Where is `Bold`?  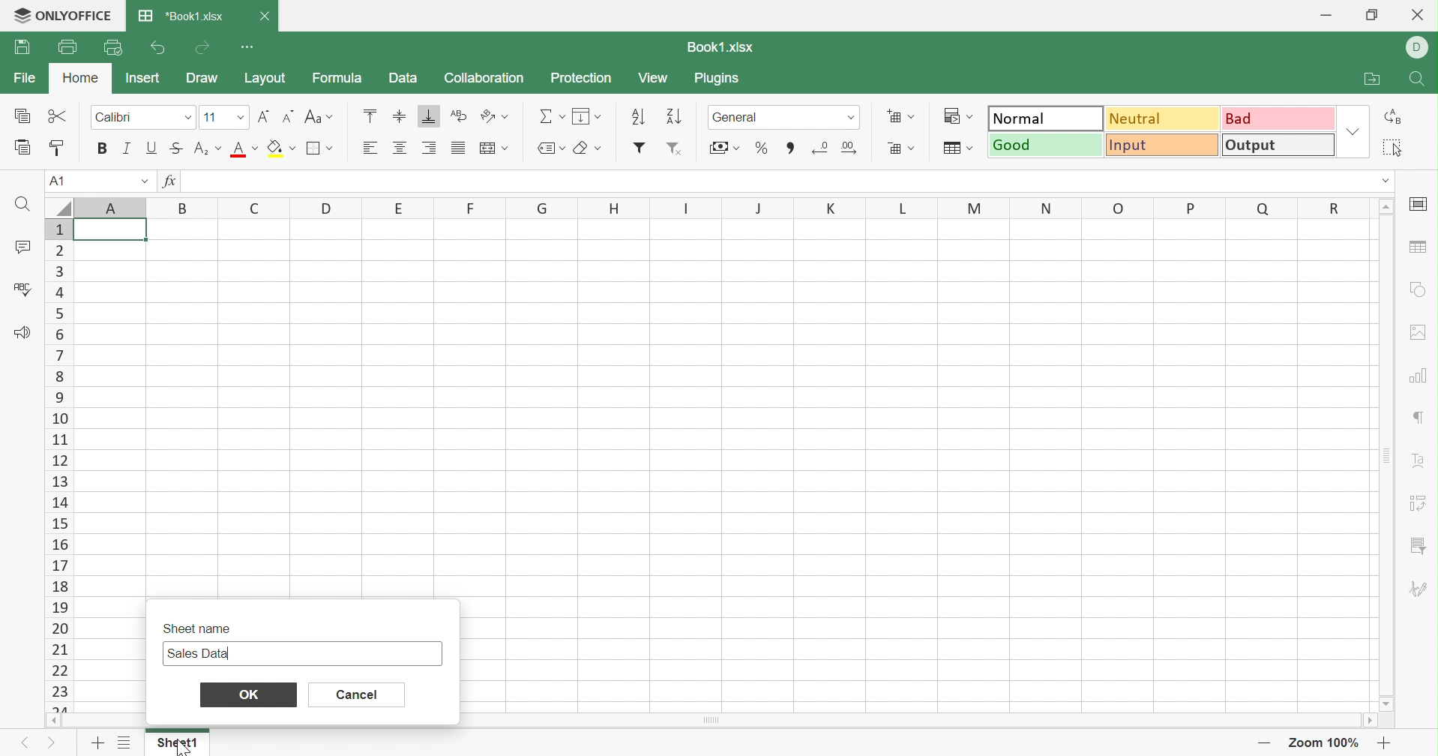
Bold is located at coordinates (100, 148).